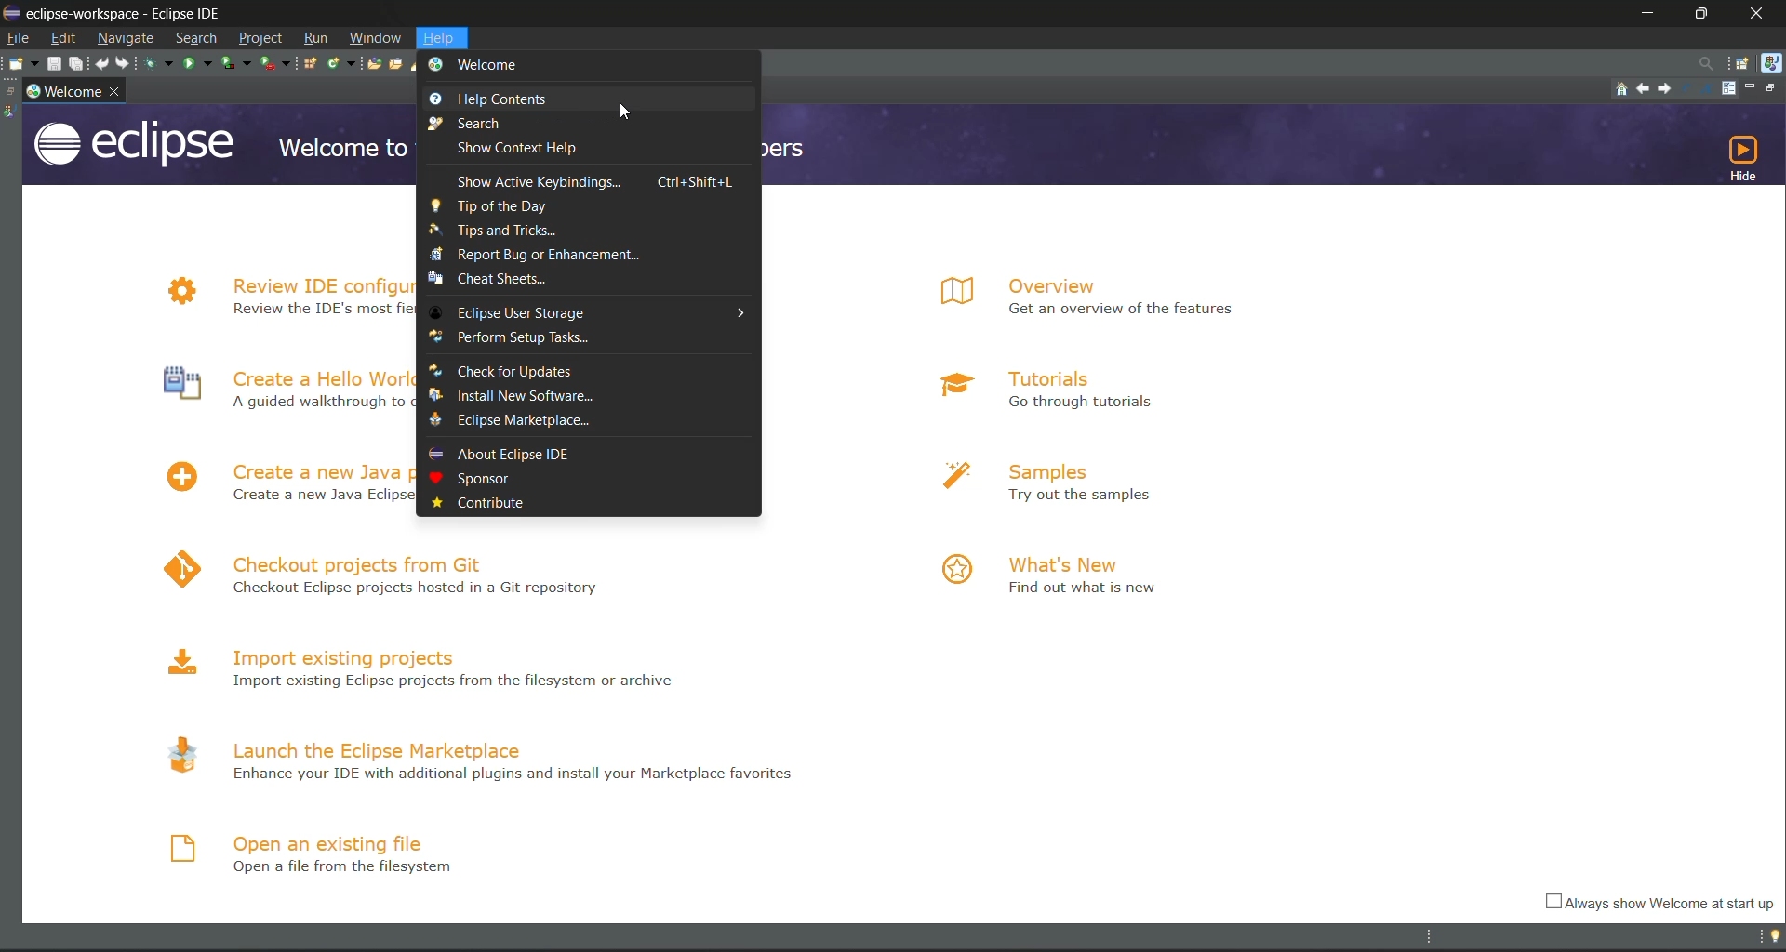 The image size is (1786, 952). What do you see at coordinates (595, 311) in the screenshot?
I see `eclipse user storage` at bounding box center [595, 311].